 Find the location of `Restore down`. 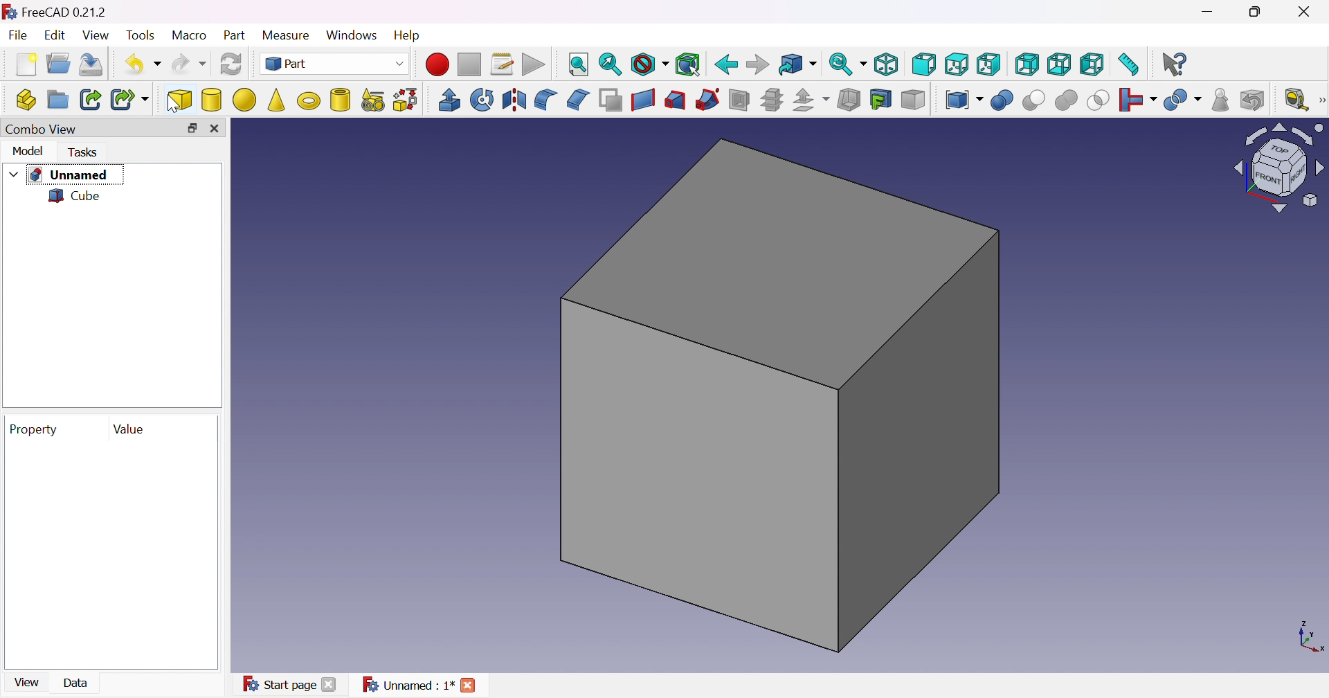

Restore down is located at coordinates (192, 128).